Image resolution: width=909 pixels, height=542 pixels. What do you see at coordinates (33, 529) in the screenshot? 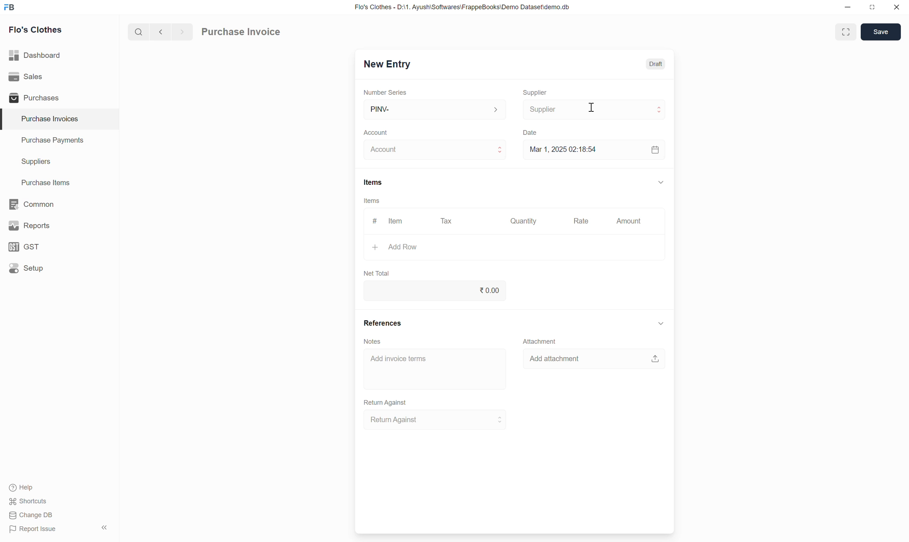
I see `Report Issue` at bounding box center [33, 529].